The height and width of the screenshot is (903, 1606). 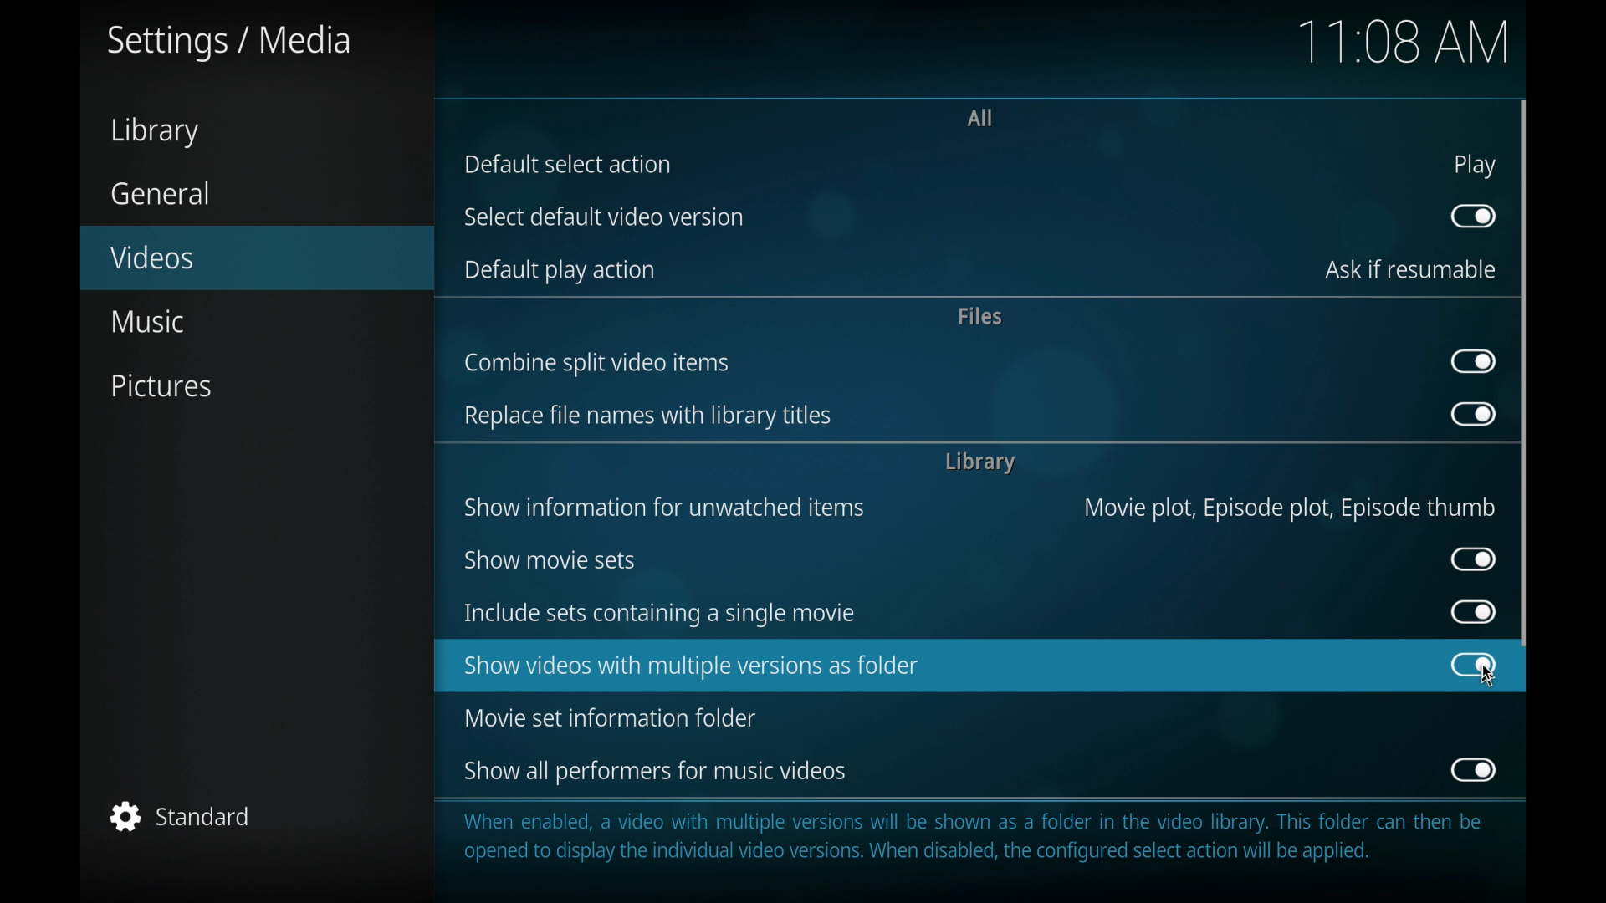 What do you see at coordinates (1491, 675) in the screenshot?
I see `cursor` at bounding box center [1491, 675].